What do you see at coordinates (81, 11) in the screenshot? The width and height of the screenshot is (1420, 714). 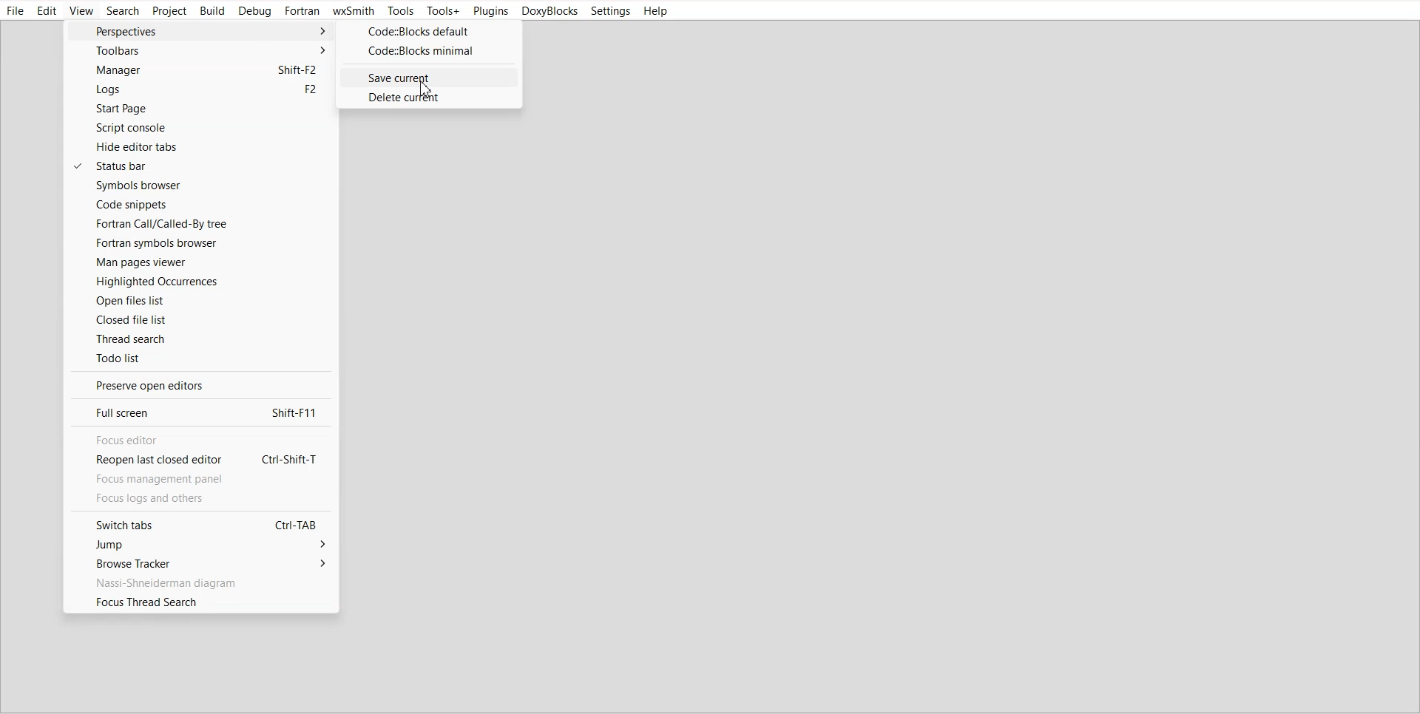 I see `View` at bounding box center [81, 11].